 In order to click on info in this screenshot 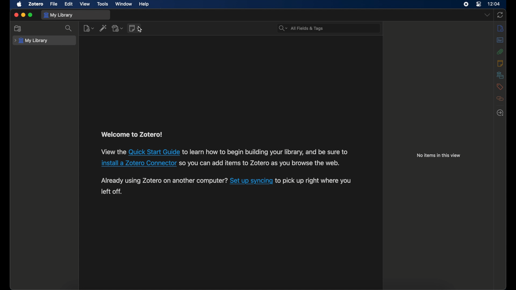, I will do `click(500, 28)`.